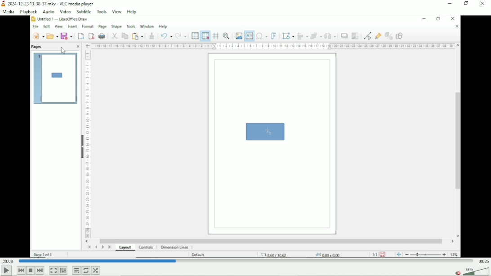 The width and height of the screenshot is (491, 276). Describe the element at coordinates (63, 51) in the screenshot. I see `Cursor` at that location.